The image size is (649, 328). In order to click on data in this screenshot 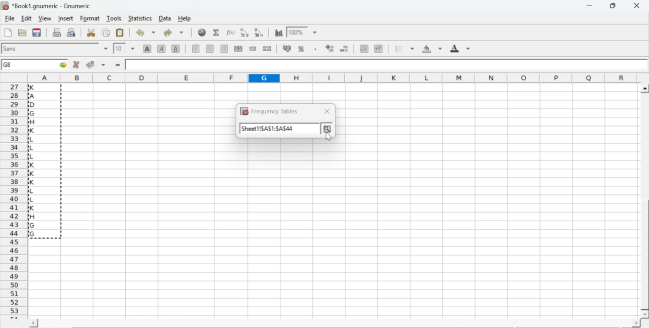, I will do `click(166, 18)`.